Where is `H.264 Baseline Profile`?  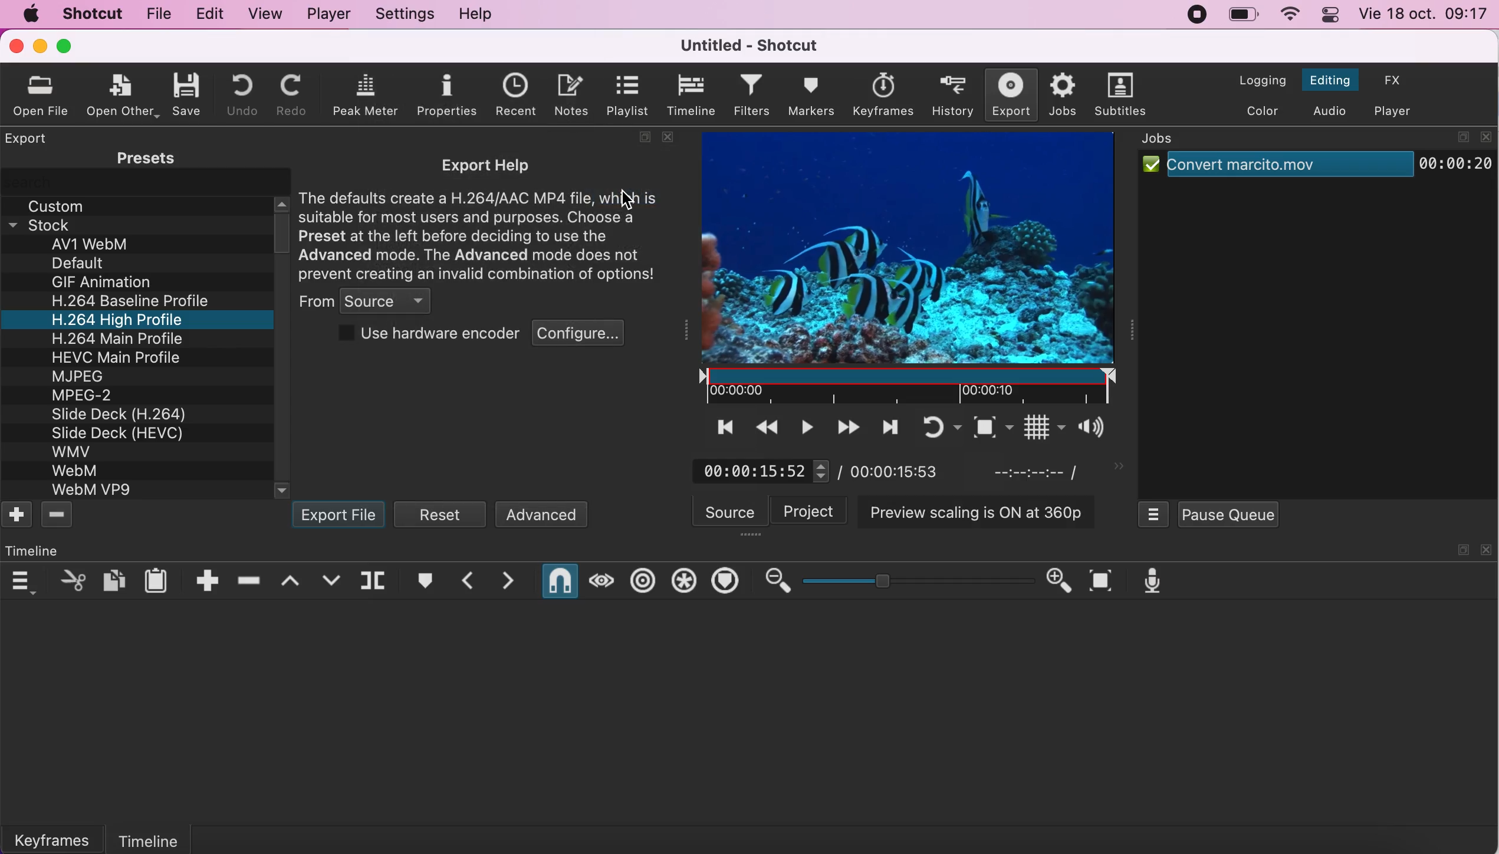
H.264 Baseline Profile is located at coordinates (136, 301).